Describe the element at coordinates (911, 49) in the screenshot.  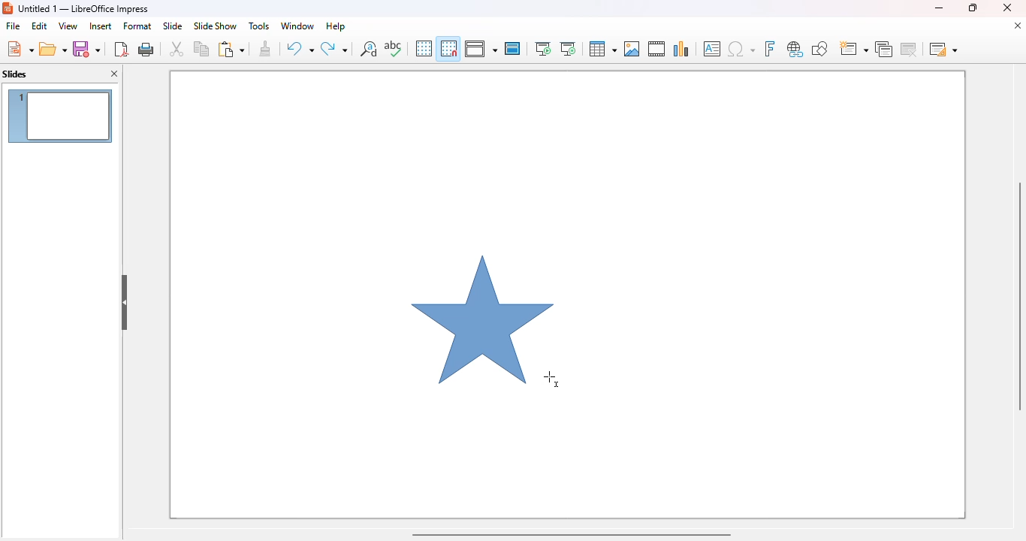
I see `delete slide` at that location.